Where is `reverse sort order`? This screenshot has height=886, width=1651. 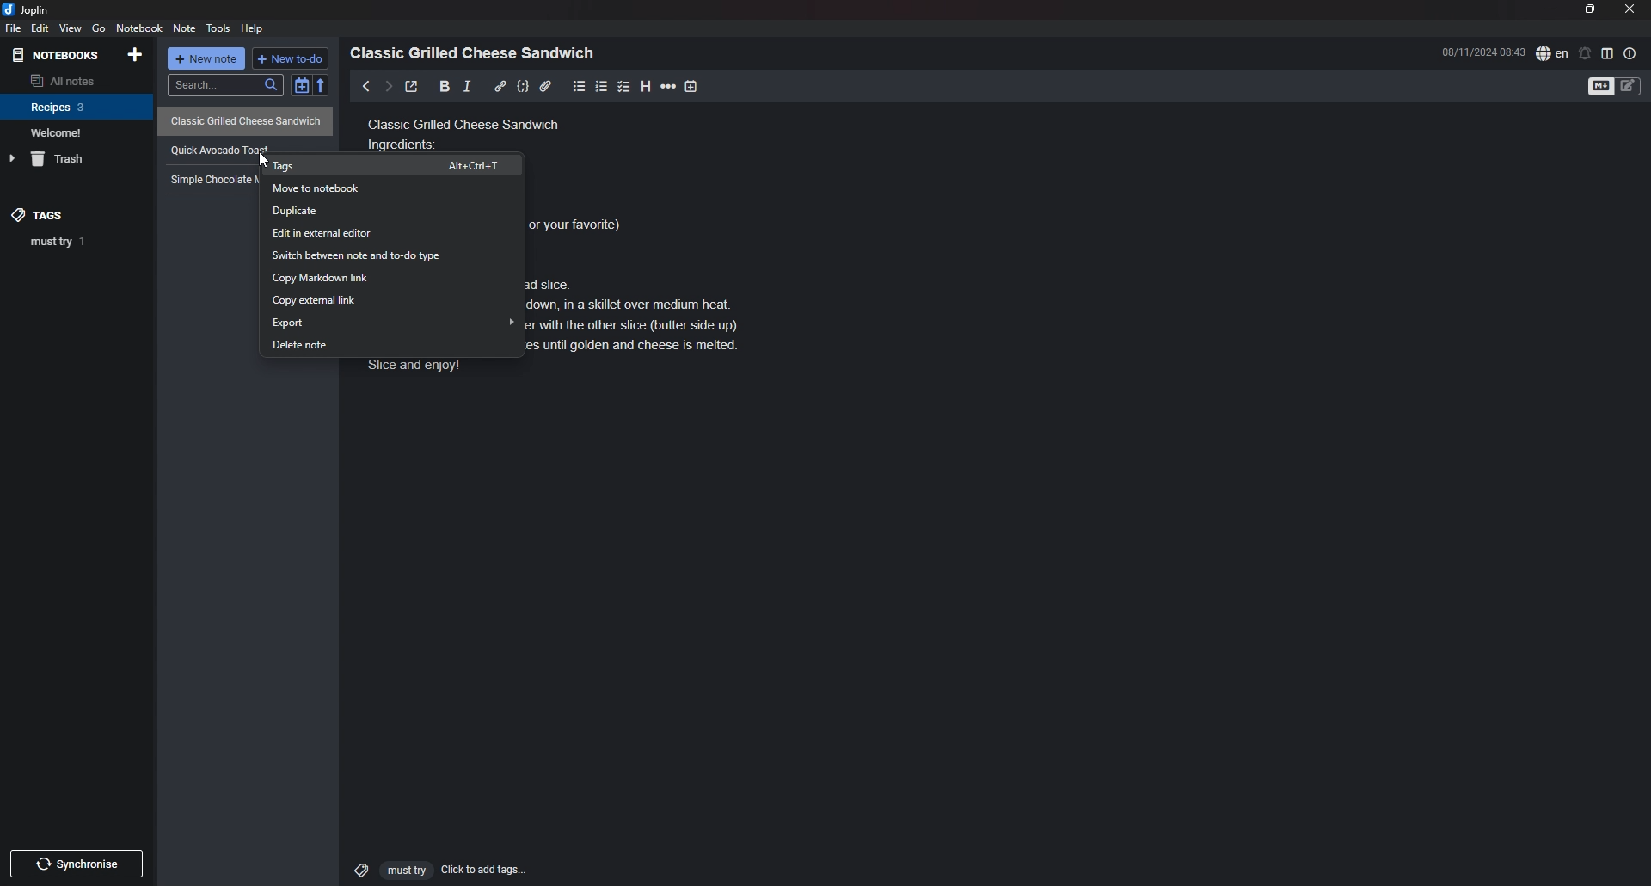 reverse sort order is located at coordinates (324, 86).